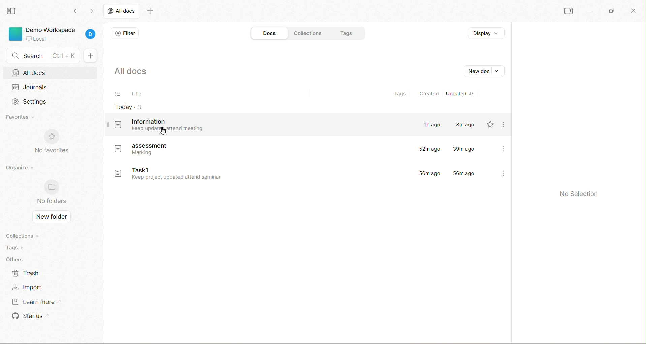 This screenshot has width=646, height=344. Describe the element at coordinates (51, 74) in the screenshot. I see `all docs` at that location.